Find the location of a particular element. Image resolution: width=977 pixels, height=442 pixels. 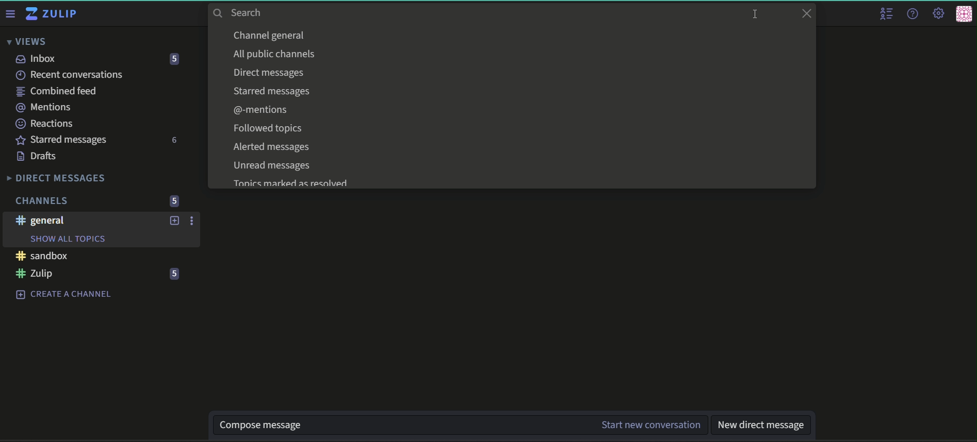

number is located at coordinates (175, 141).